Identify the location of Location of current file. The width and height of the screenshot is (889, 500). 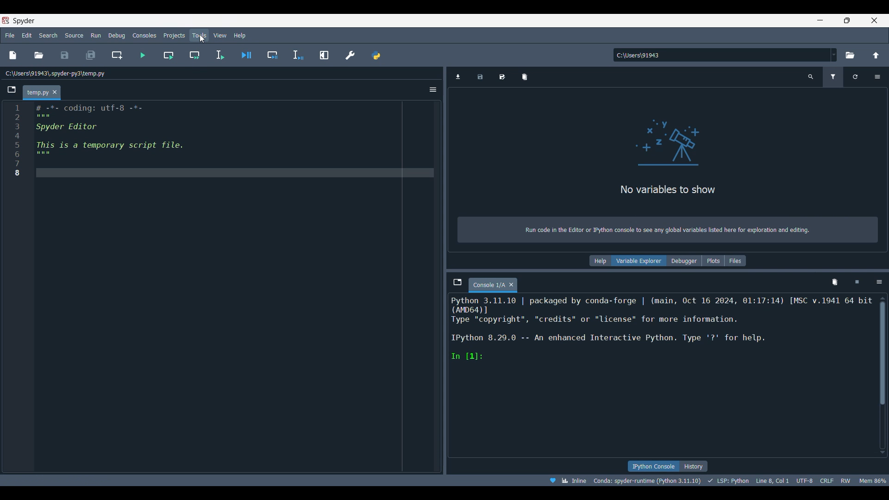
(56, 74).